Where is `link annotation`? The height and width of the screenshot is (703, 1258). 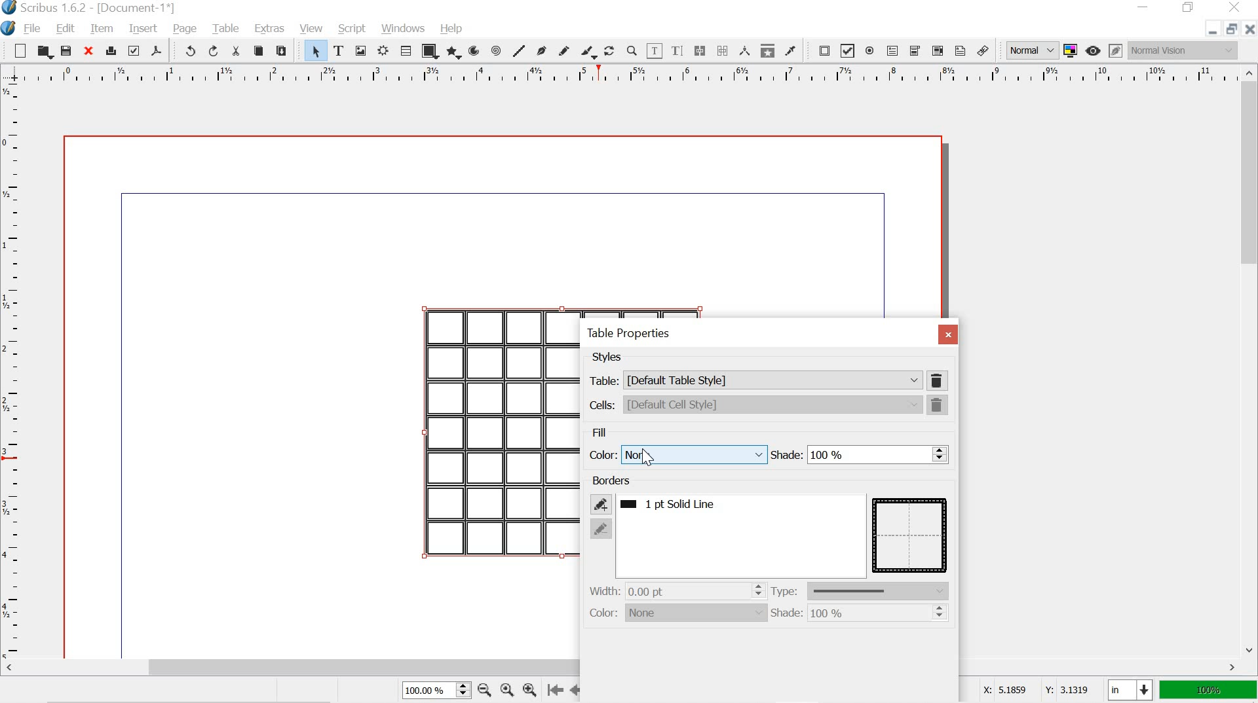
link annotation is located at coordinates (982, 50).